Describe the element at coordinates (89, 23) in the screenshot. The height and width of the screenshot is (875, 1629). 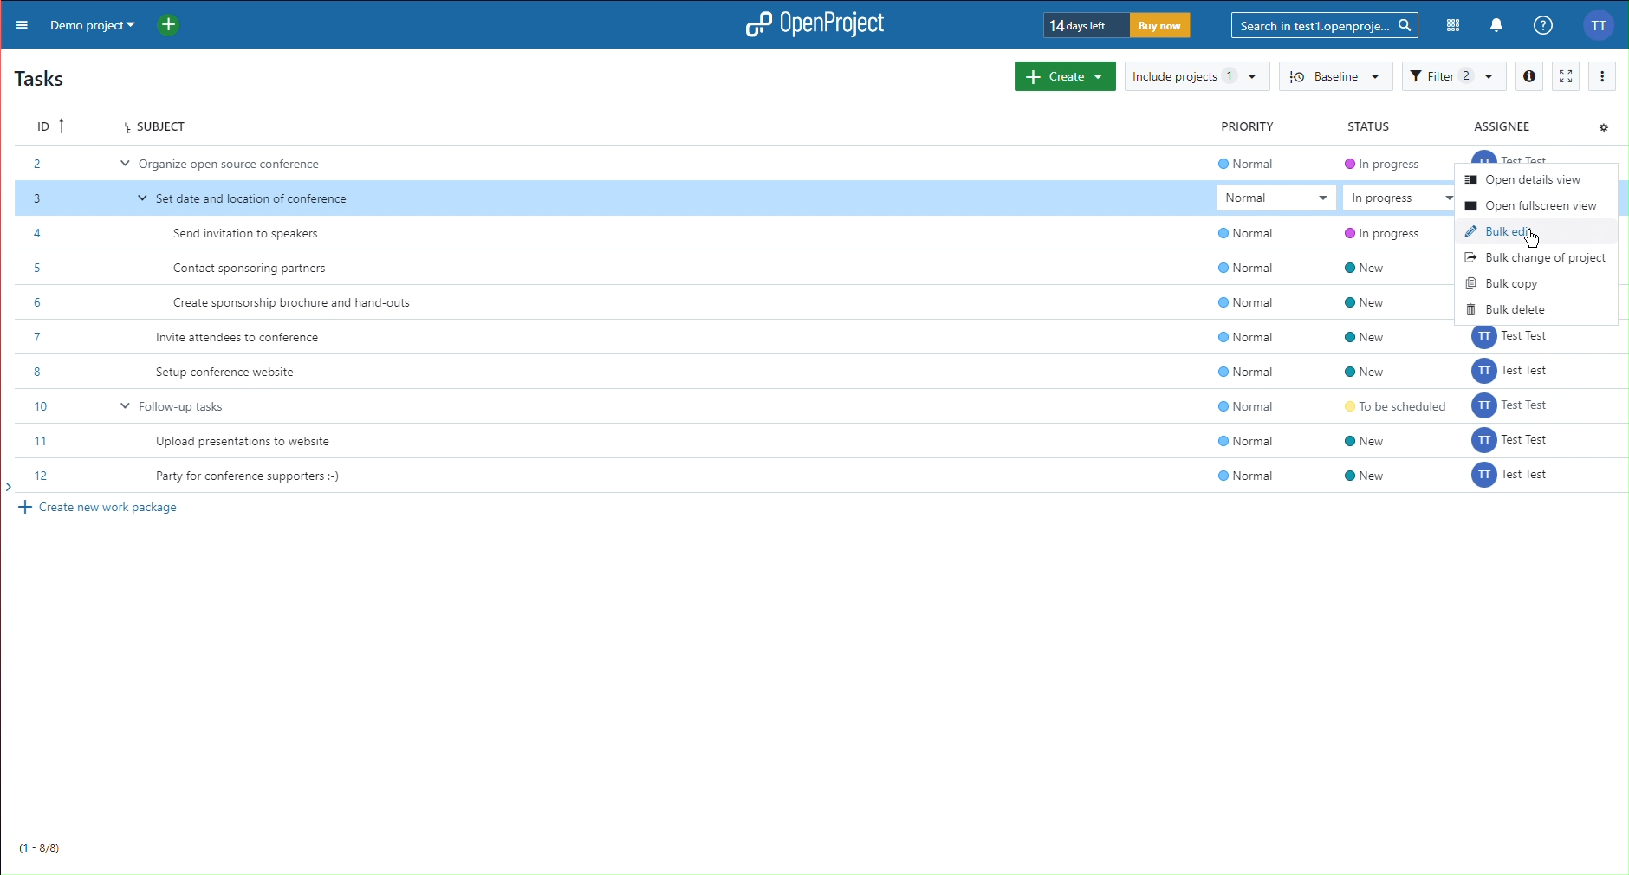
I see `Demo project` at that location.